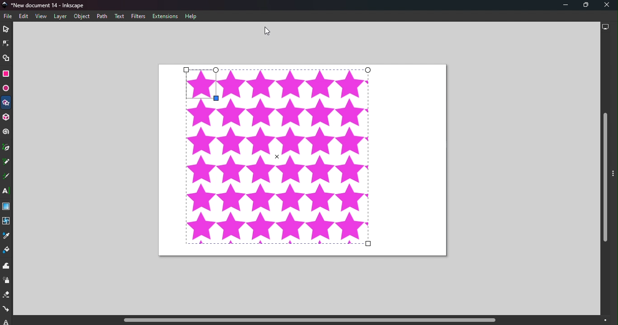 This screenshot has height=325, width=618. I want to click on Pencil tool, so click(6, 162).